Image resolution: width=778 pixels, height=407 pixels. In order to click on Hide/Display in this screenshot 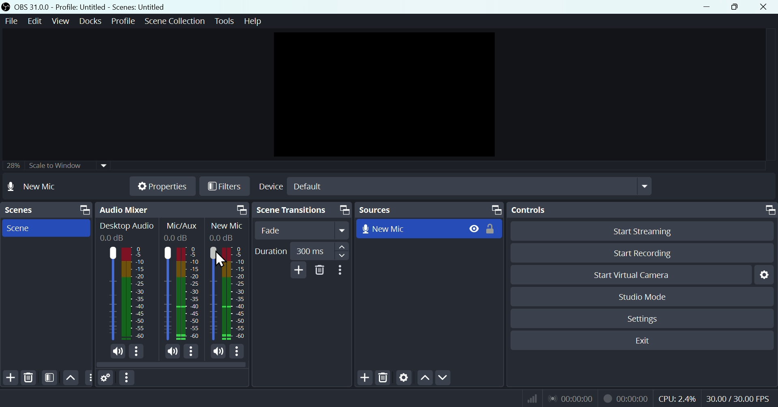, I will do `click(473, 228)`.